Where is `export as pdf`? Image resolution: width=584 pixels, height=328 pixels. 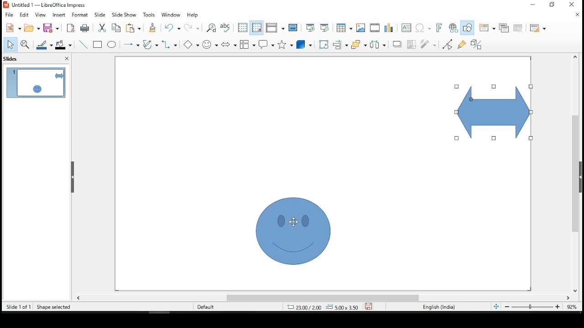
export as pdf is located at coordinates (70, 28).